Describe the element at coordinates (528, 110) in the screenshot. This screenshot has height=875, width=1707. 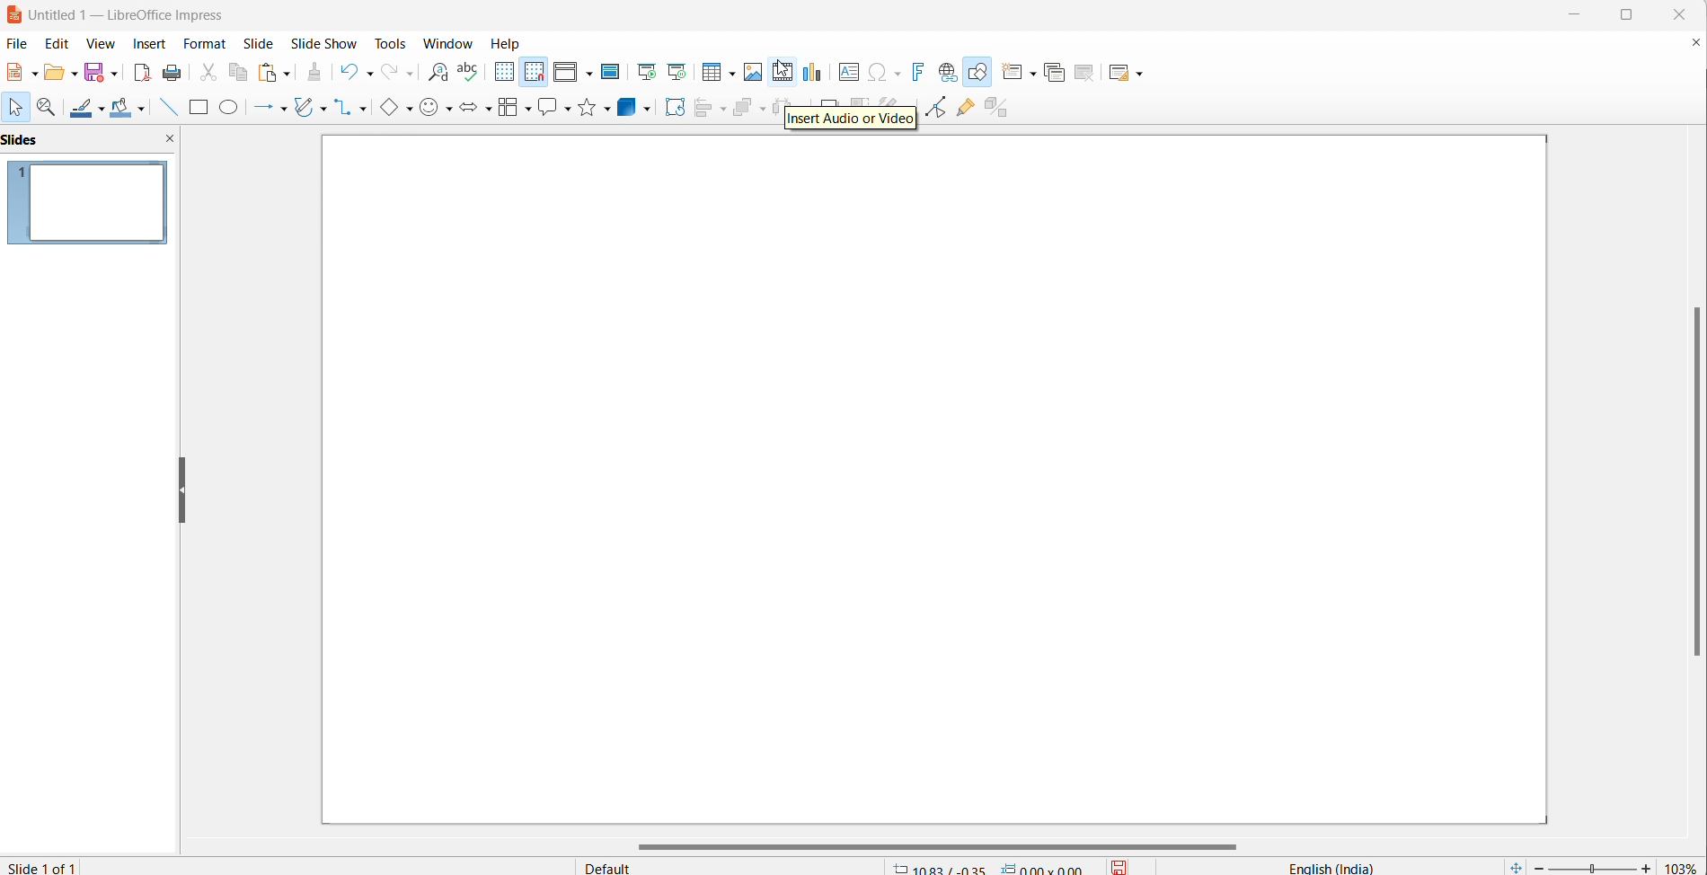
I see `flowchart options` at that location.